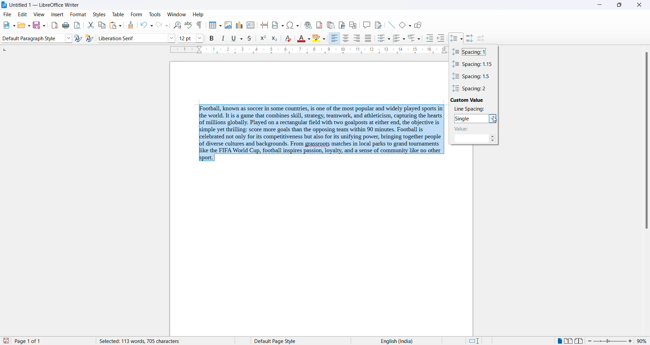 This screenshot has height=345, width=650. Describe the element at coordinates (643, 341) in the screenshot. I see `zoom percentage` at that location.